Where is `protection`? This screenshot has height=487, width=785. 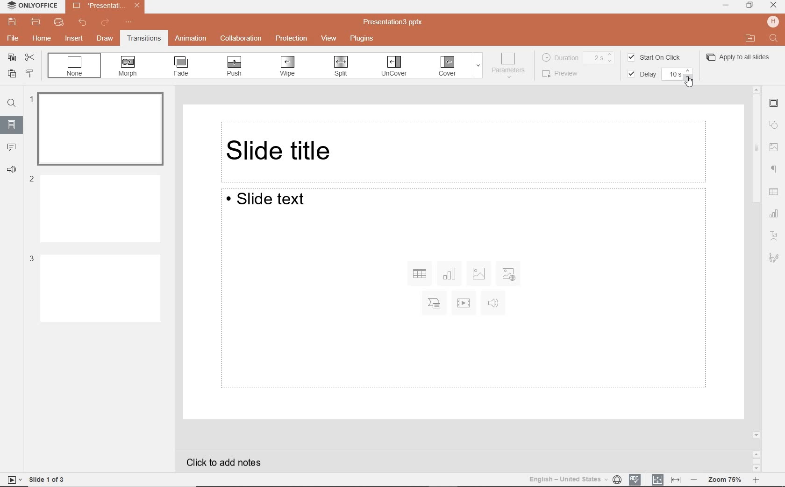
protection is located at coordinates (293, 39).